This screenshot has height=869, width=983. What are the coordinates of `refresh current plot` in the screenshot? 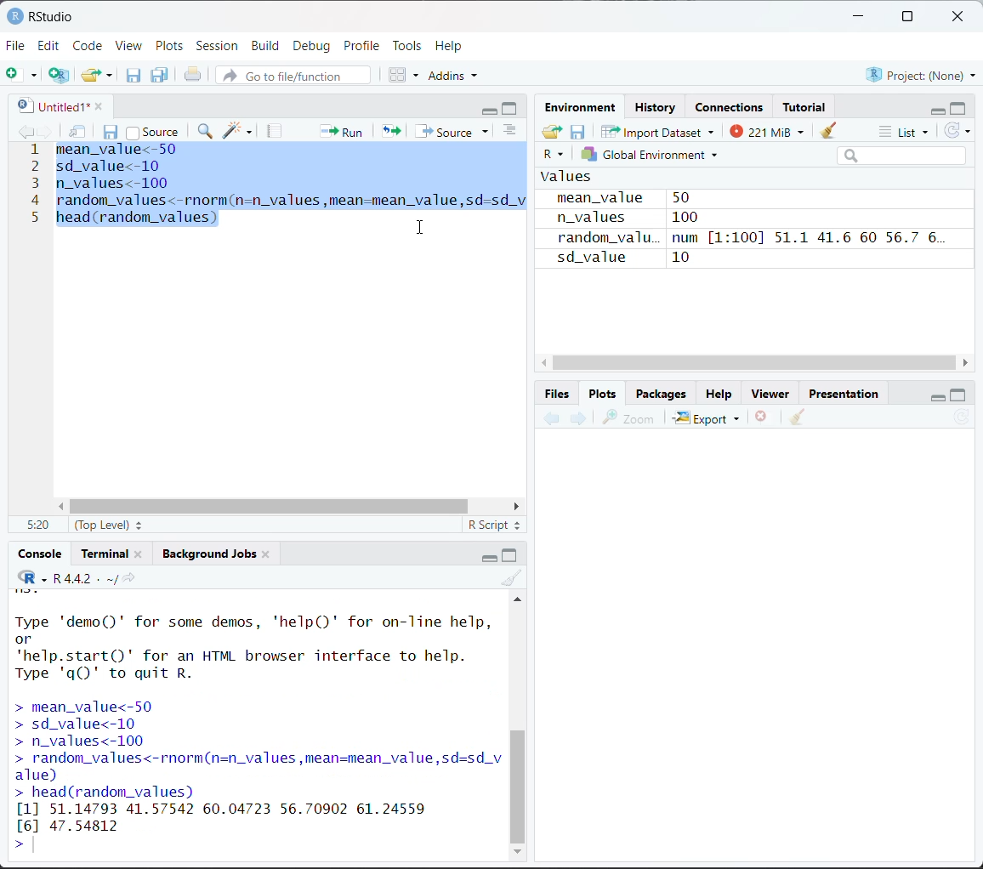 It's located at (962, 419).